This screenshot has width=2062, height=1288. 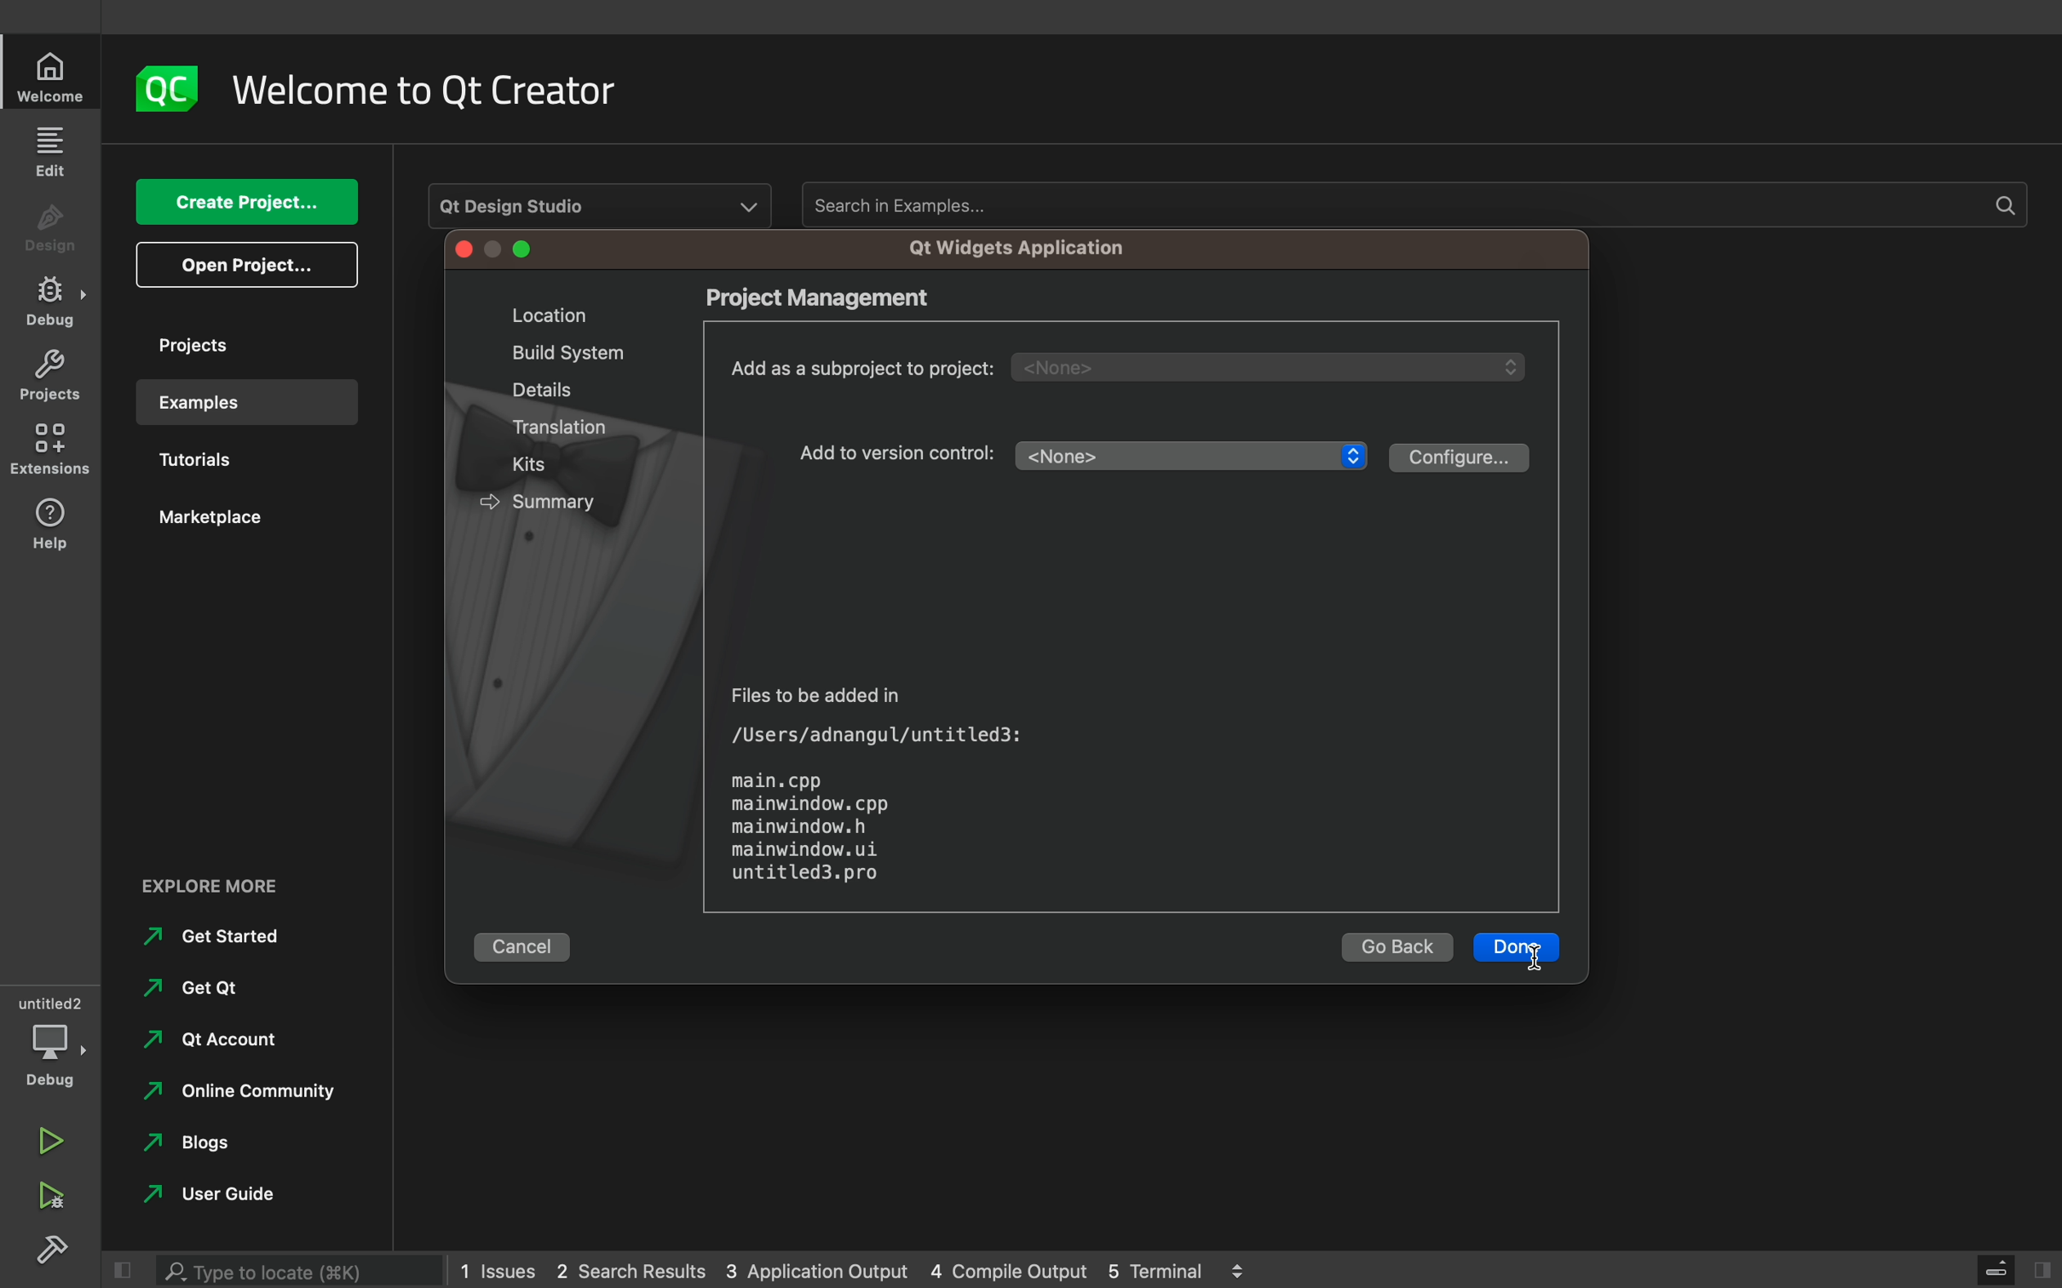 What do you see at coordinates (193, 1148) in the screenshot?
I see `b;ogs` at bounding box center [193, 1148].